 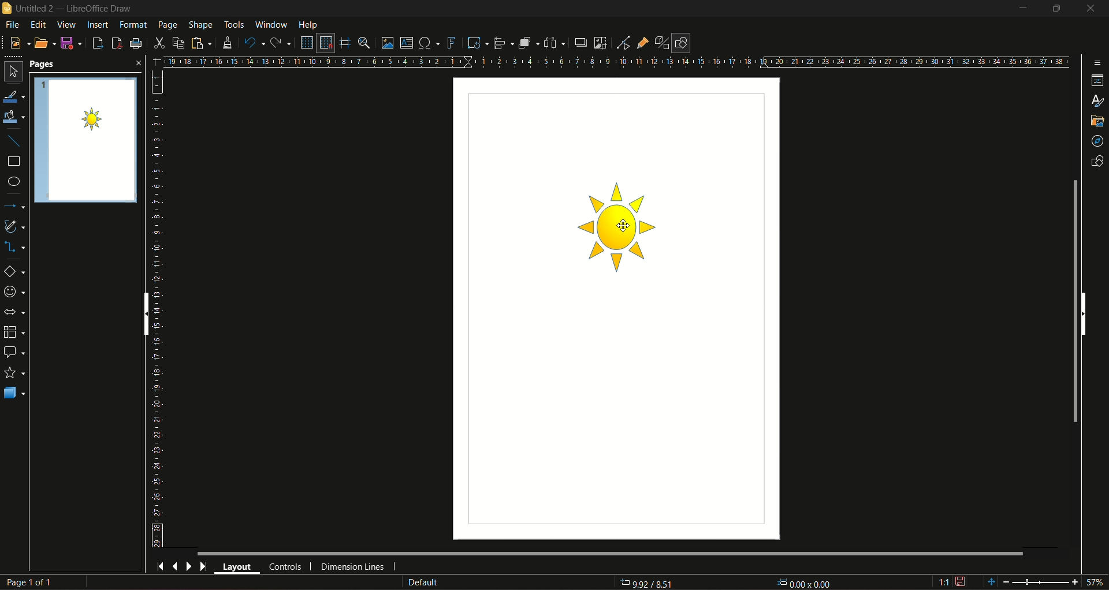 What do you see at coordinates (1097, 140) in the screenshot?
I see `navigator` at bounding box center [1097, 140].